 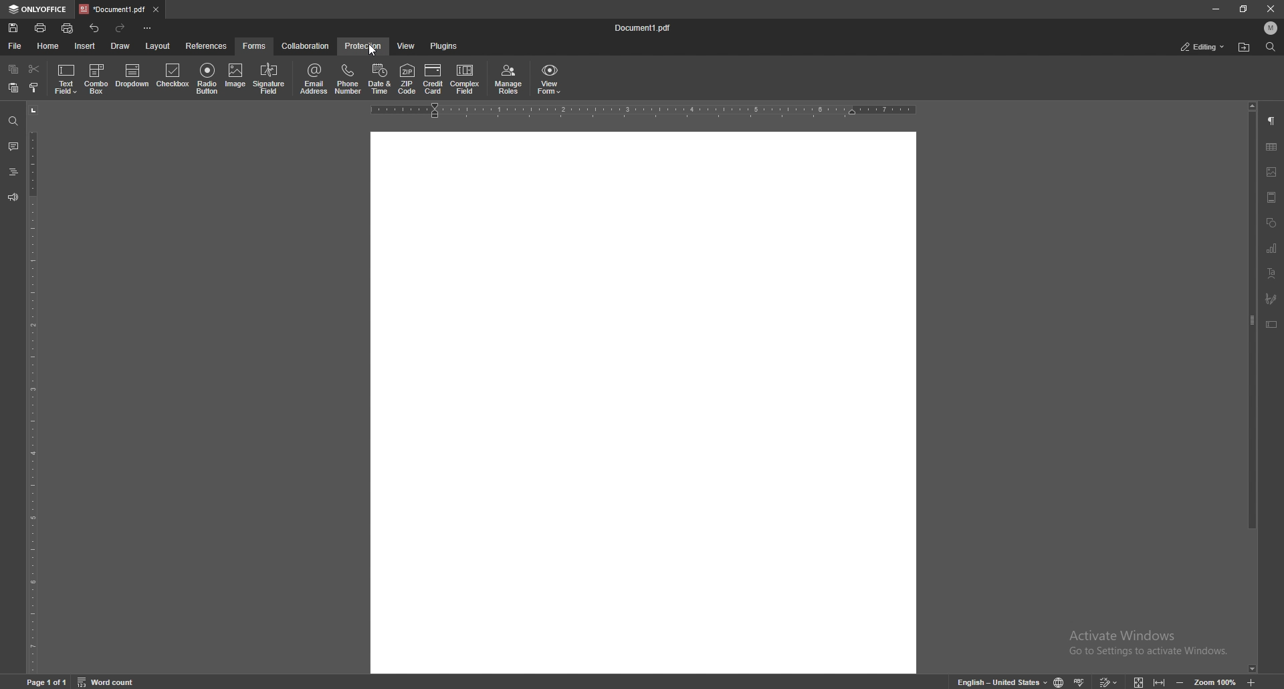 I want to click on signature, so click(x=1271, y=299).